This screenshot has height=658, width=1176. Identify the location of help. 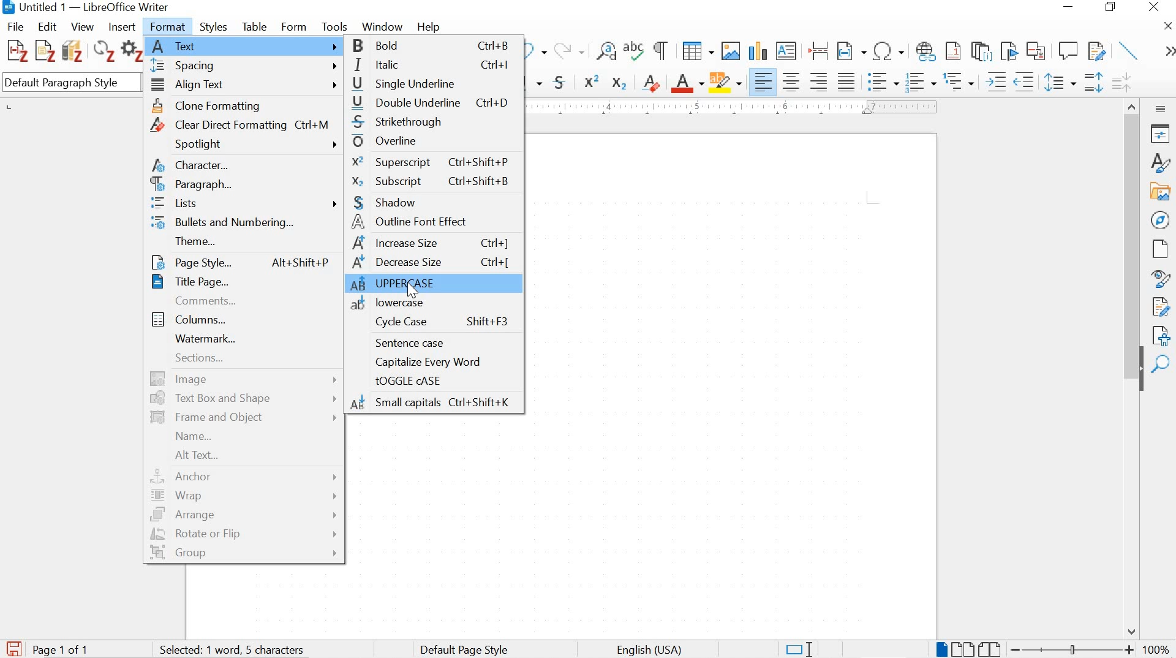
(428, 27).